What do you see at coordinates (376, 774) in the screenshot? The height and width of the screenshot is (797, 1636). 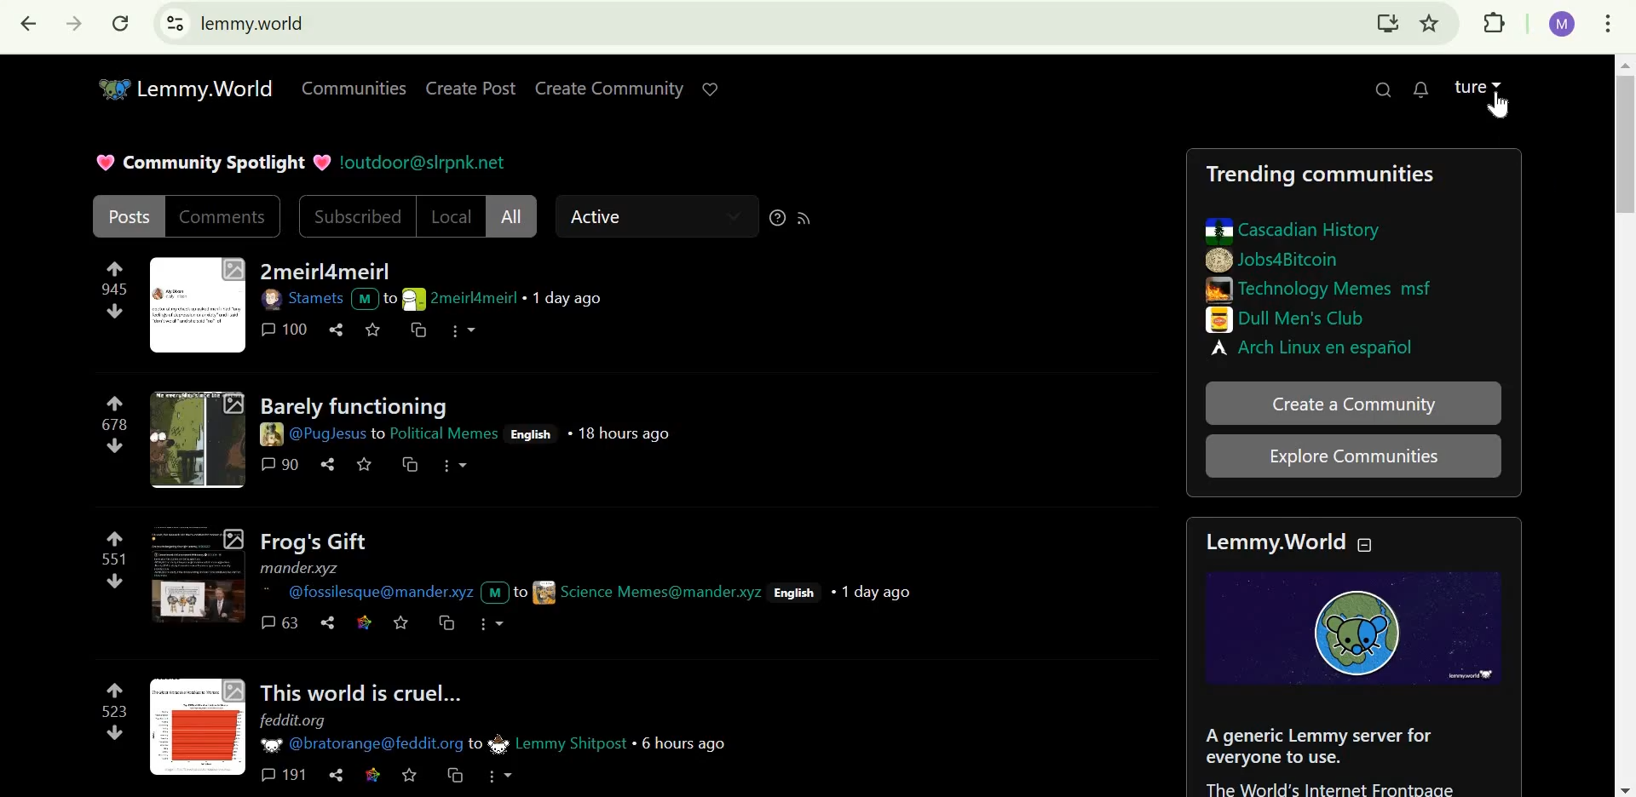 I see `link` at bounding box center [376, 774].